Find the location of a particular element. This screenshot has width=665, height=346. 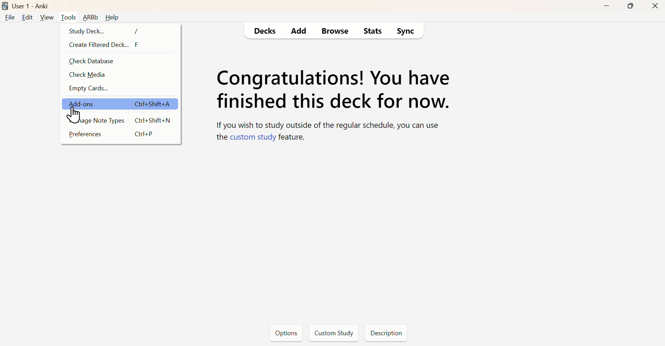

Sync is located at coordinates (405, 33).